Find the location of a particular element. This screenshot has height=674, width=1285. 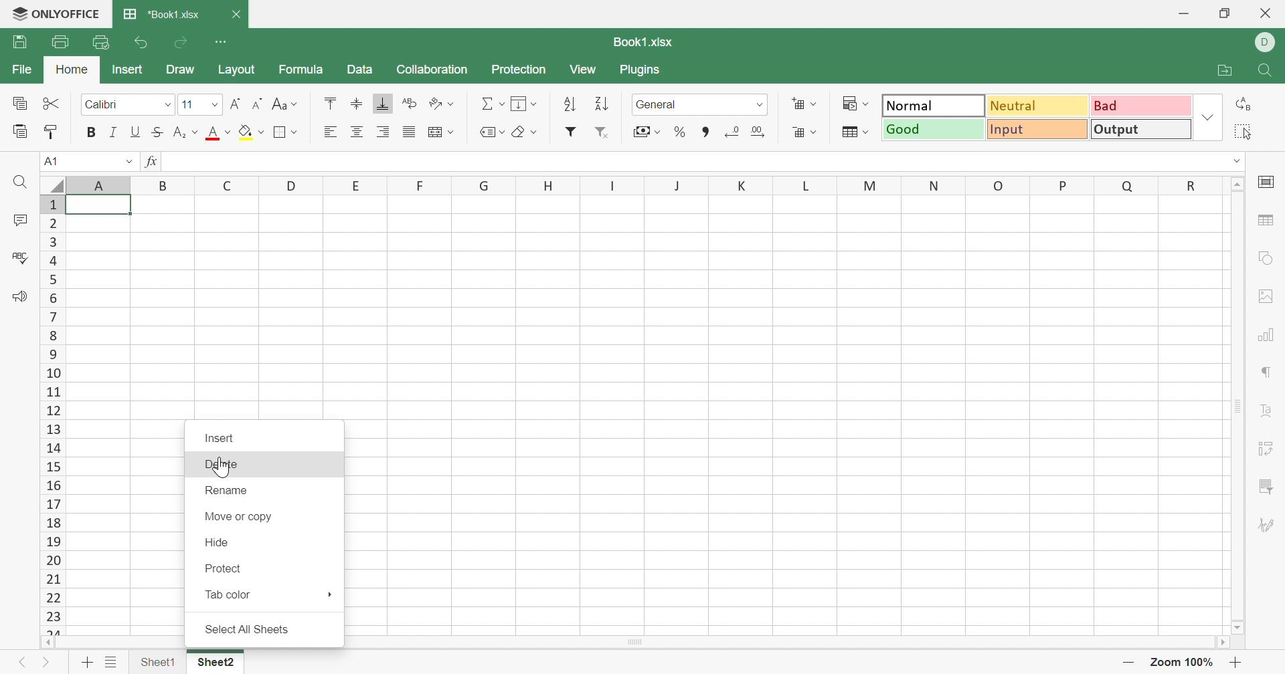

Fill is located at coordinates (521, 104).